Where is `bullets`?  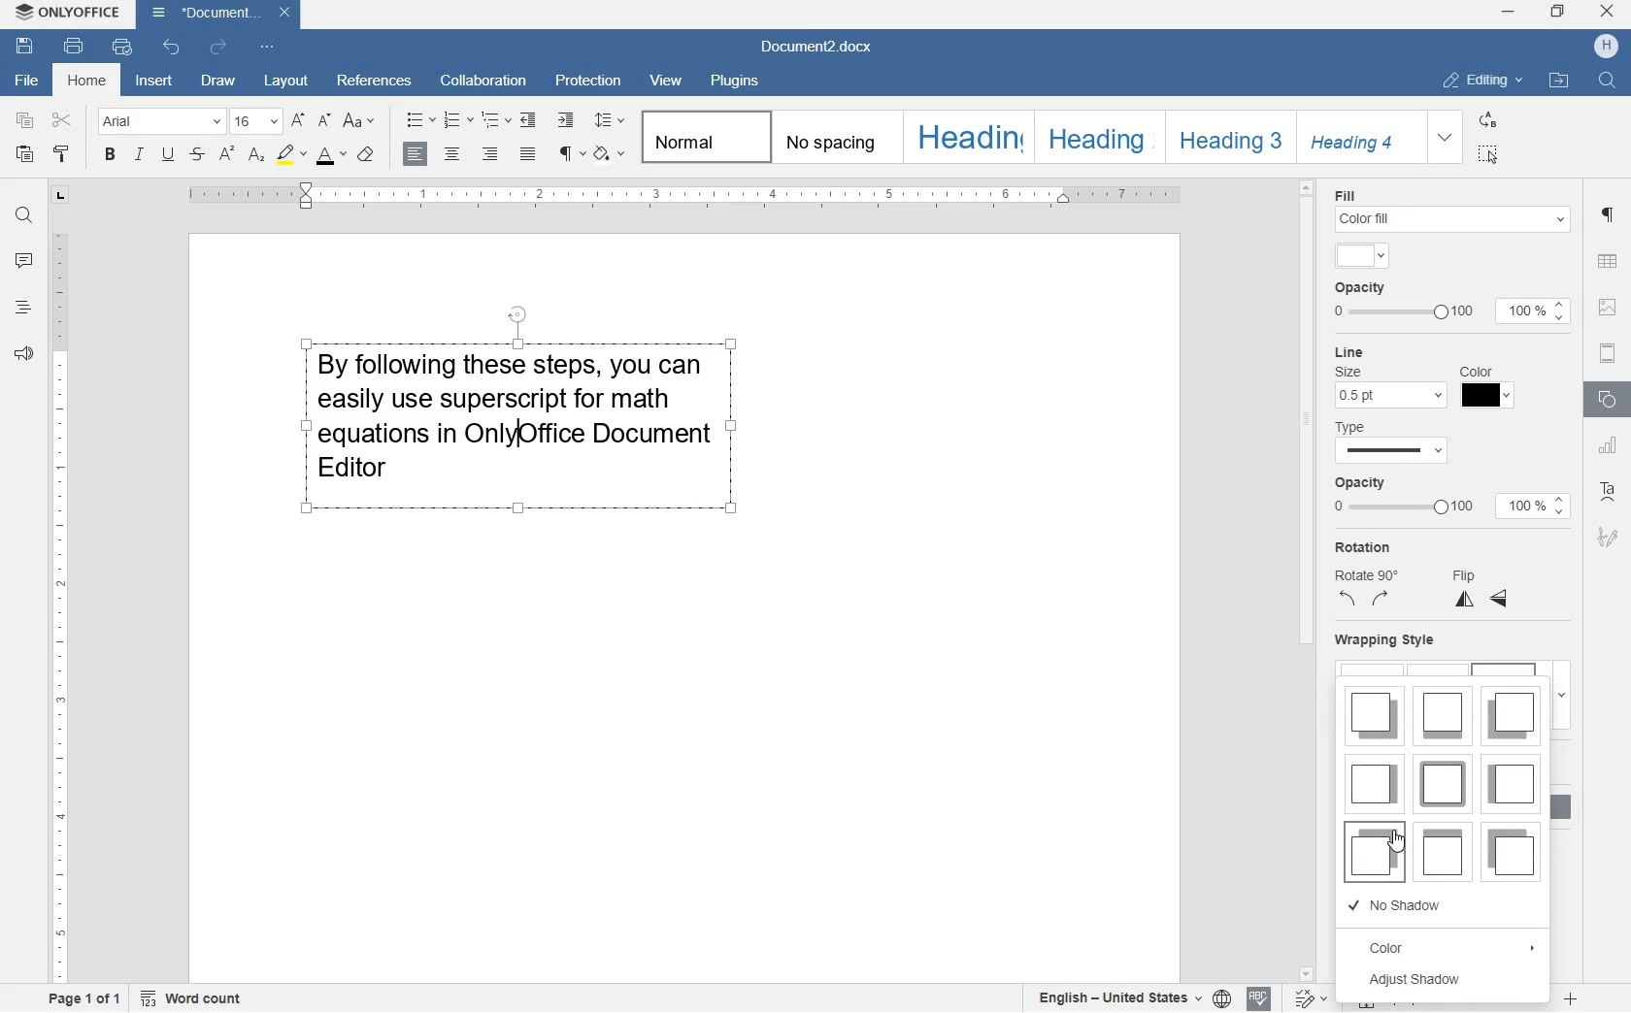 bullets is located at coordinates (421, 120).